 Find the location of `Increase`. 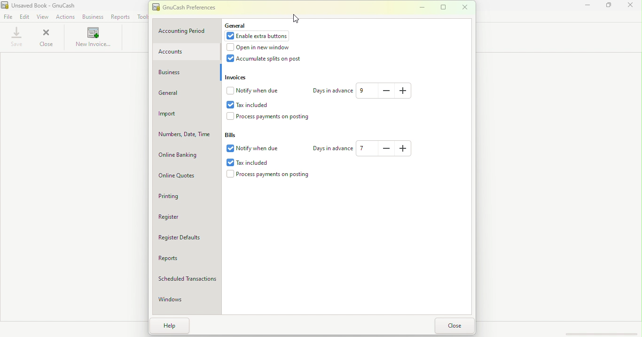

Increase is located at coordinates (405, 149).